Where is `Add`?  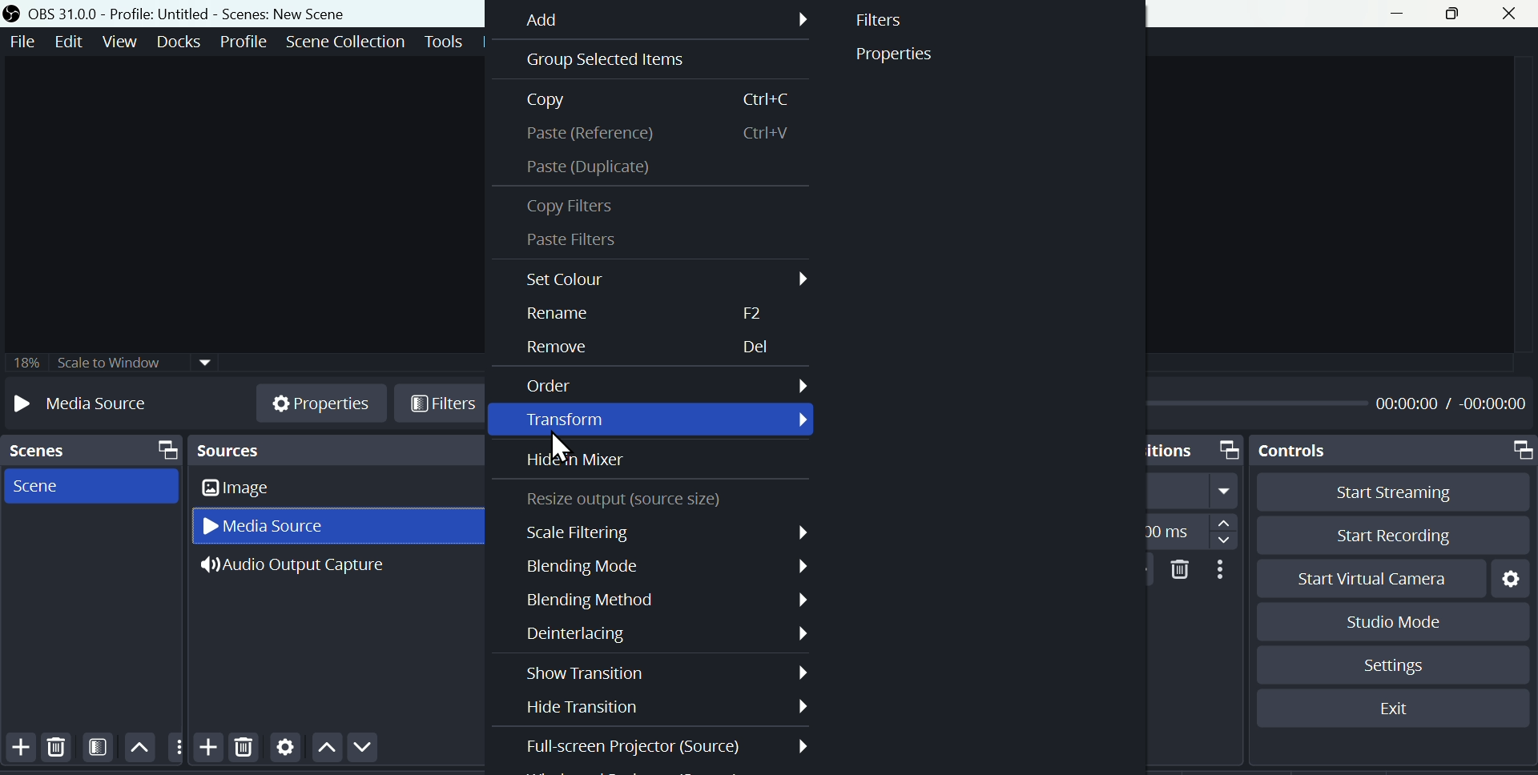 Add is located at coordinates (666, 20).